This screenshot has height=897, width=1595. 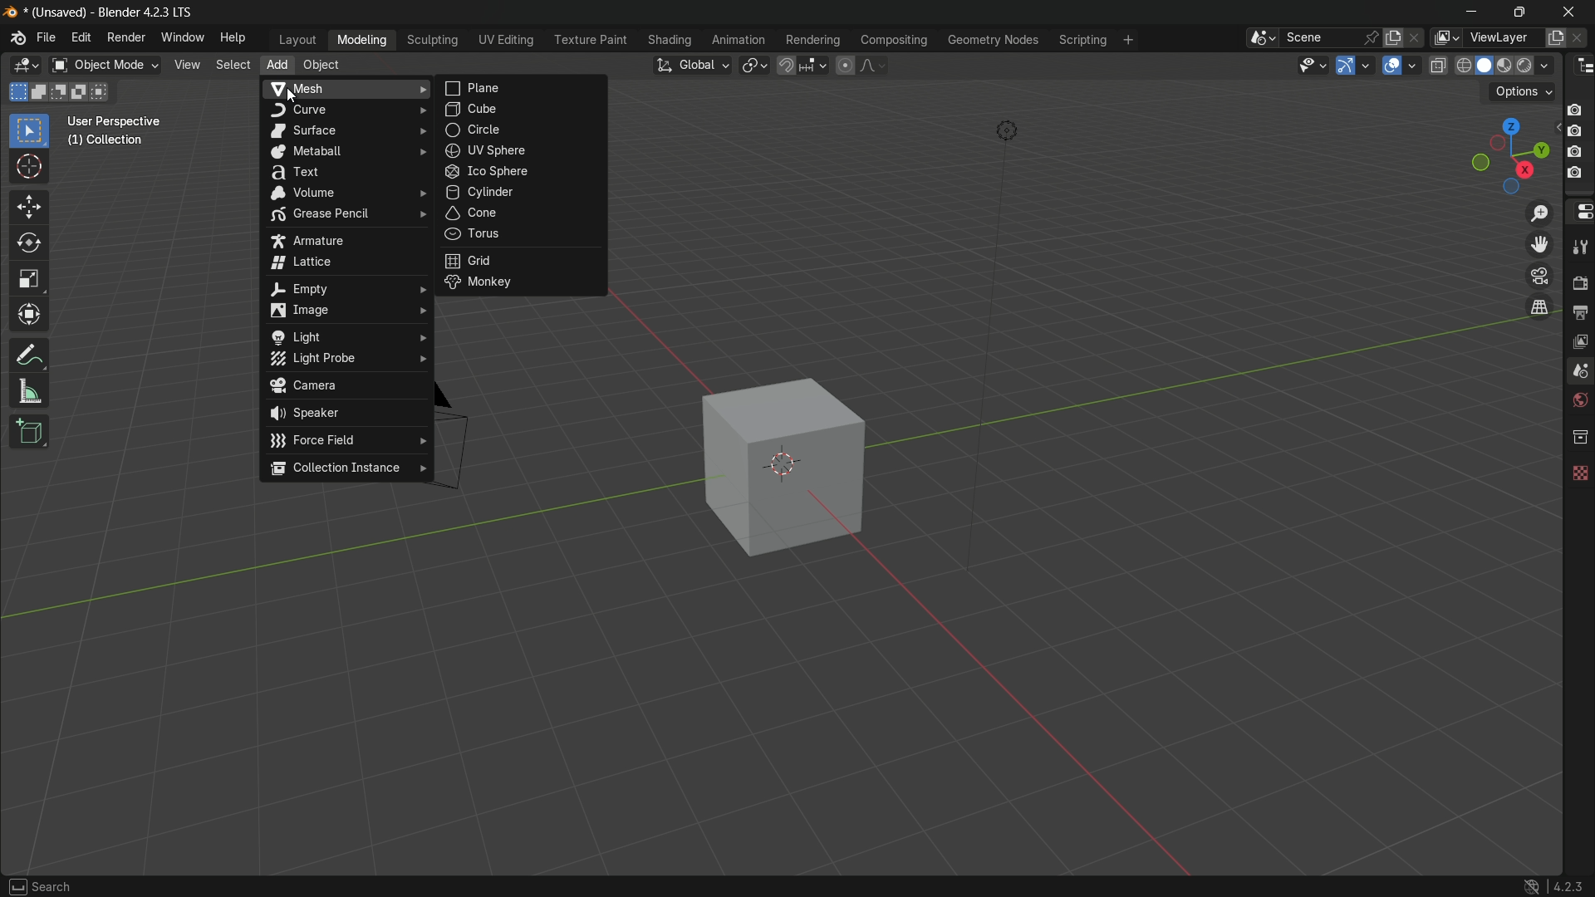 What do you see at coordinates (1537, 211) in the screenshot?
I see `zoom in/out` at bounding box center [1537, 211].